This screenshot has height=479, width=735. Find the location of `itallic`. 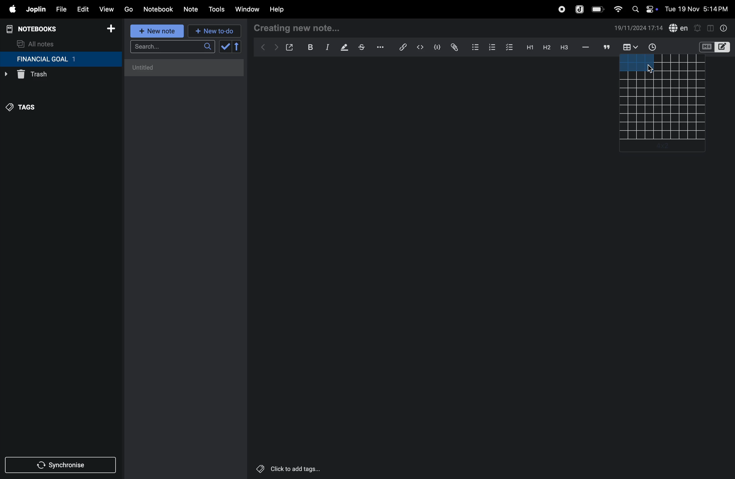

itallic is located at coordinates (326, 47).